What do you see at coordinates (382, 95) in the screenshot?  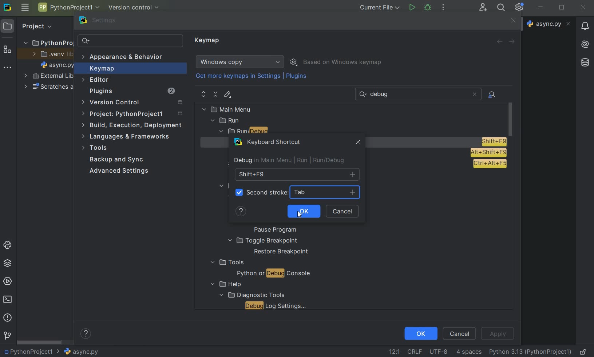 I see `text` at bounding box center [382, 95].